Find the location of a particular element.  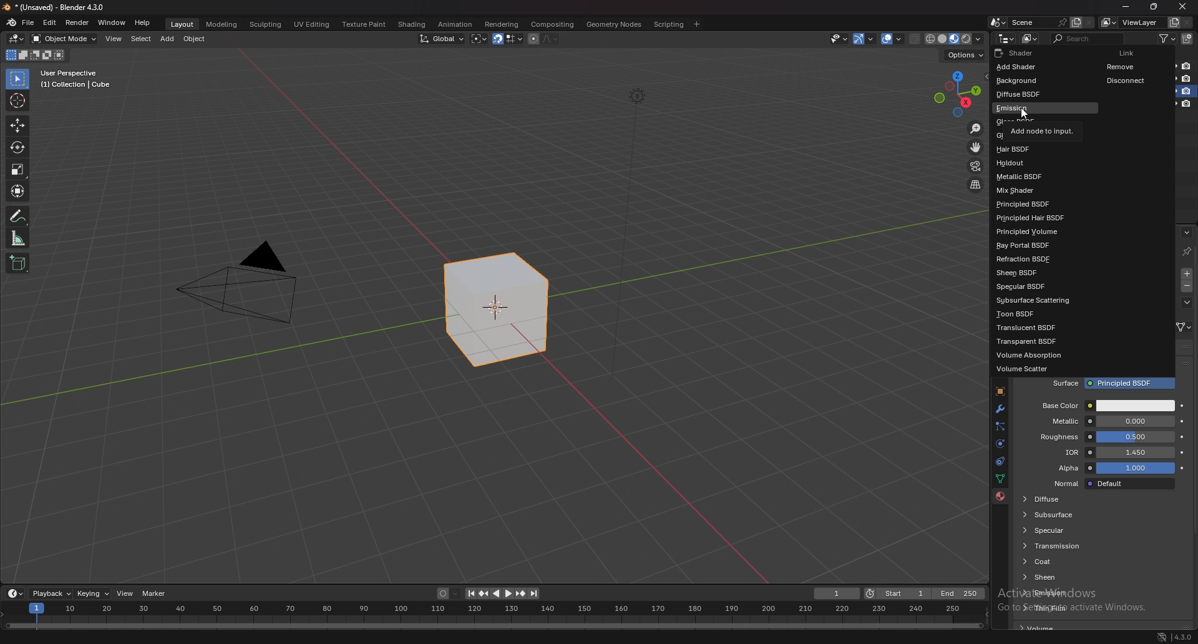

object mode is located at coordinates (65, 38).